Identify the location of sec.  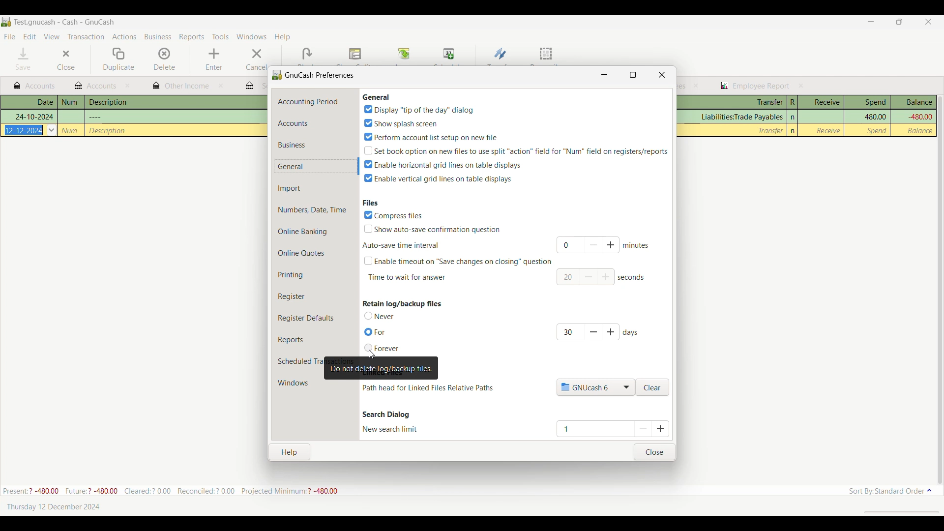
(632, 277).